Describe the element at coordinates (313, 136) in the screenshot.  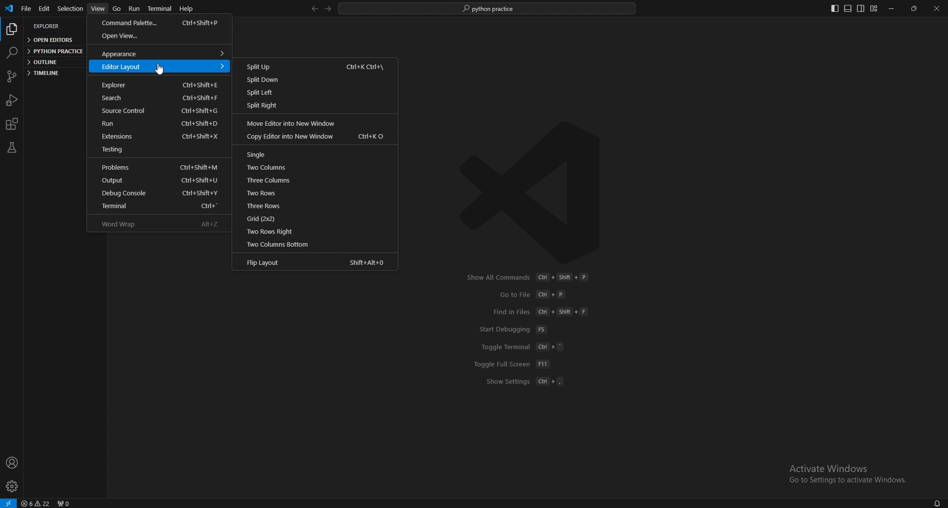
I see `copy editor into new window ctrl+k o` at that location.